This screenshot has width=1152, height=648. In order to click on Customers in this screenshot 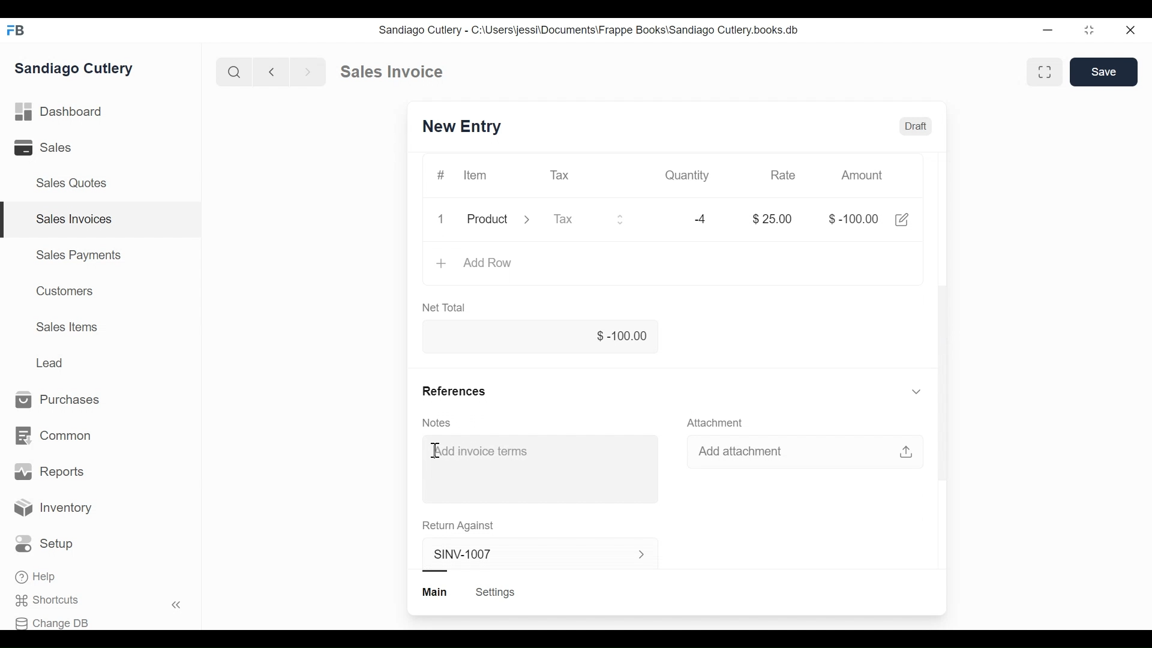, I will do `click(66, 290)`.